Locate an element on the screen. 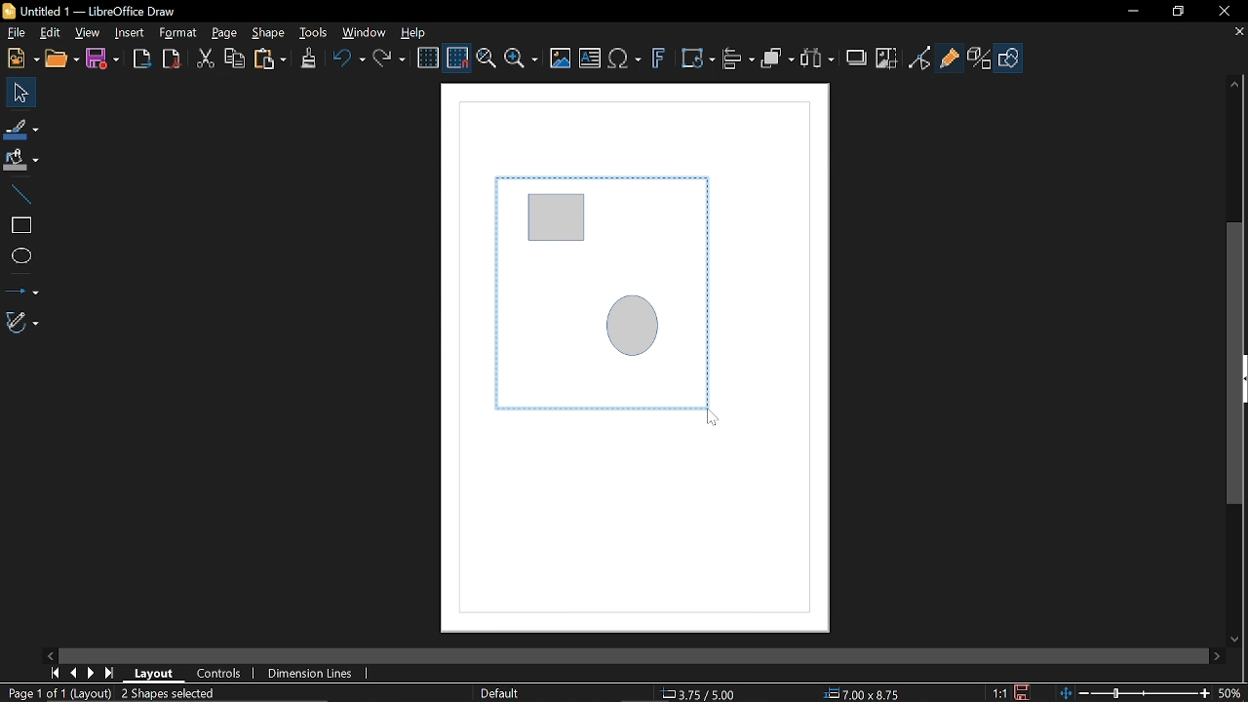 The image size is (1248, 702). Select is located at coordinates (17, 91).